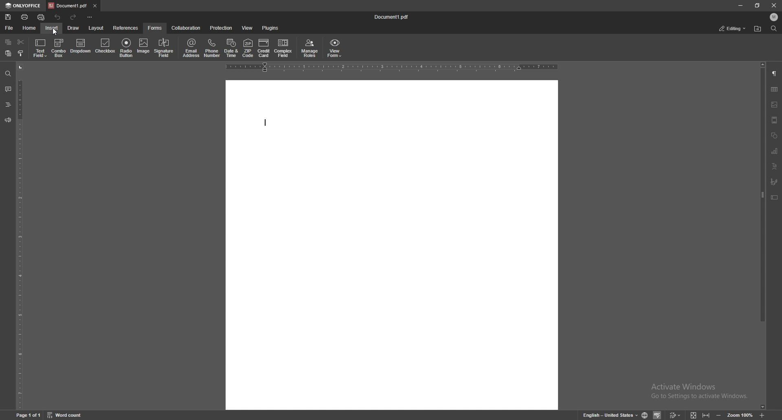  Describe the element at coordinates (775, 152) in the screenshot. I see `chart` at that location.